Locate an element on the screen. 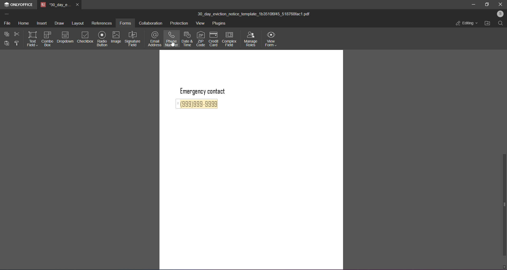 The image size is (507, 270). radio button is located at coordinates (102, 39).